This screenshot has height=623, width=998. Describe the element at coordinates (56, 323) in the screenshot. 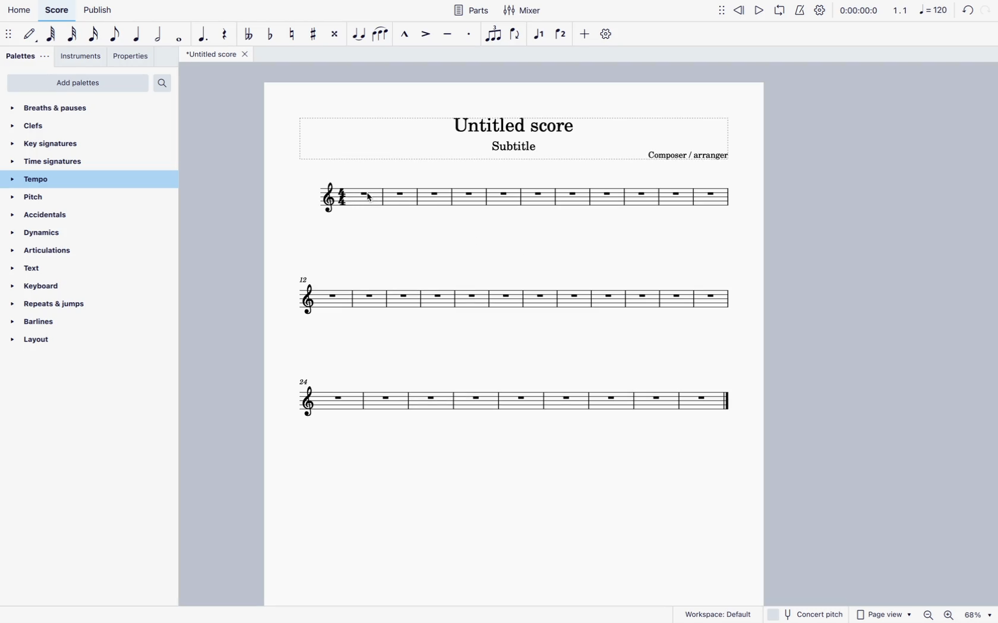

I see `barlines` at that location.